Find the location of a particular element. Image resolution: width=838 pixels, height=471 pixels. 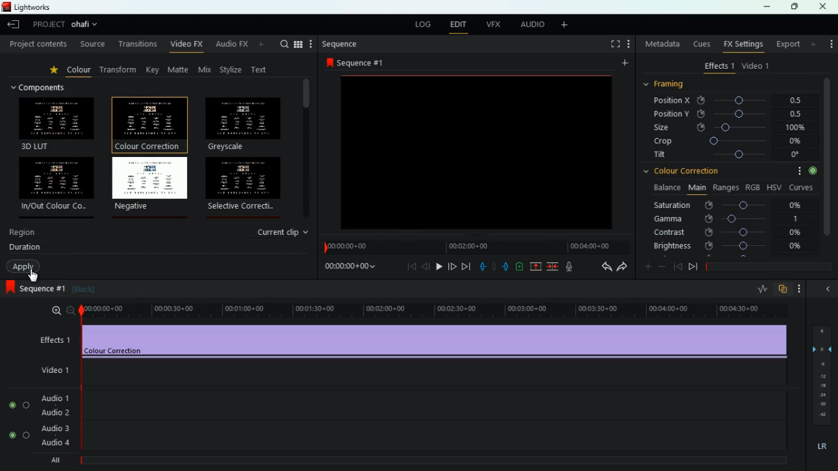

vfx is located at coordinates (494, 25).